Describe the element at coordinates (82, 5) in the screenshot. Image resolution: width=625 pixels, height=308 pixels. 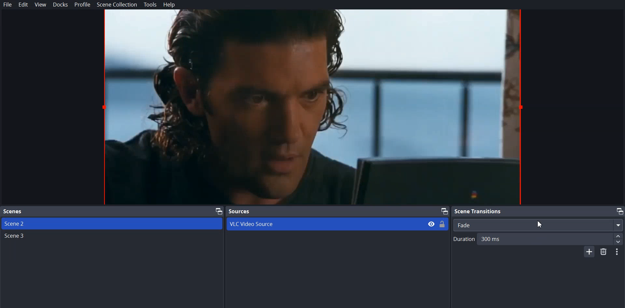
I see `Profile` at that location.